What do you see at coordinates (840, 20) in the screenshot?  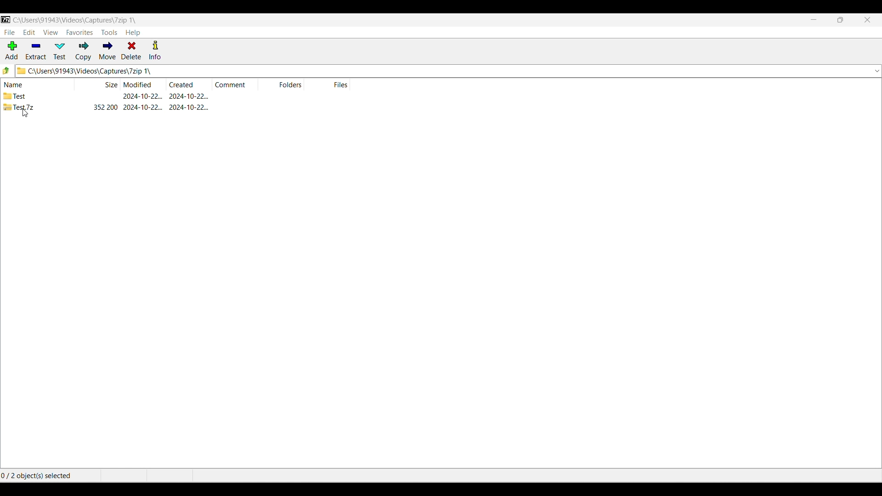 I see `Show interface in smaller tab` at bounding box center [840, 20].